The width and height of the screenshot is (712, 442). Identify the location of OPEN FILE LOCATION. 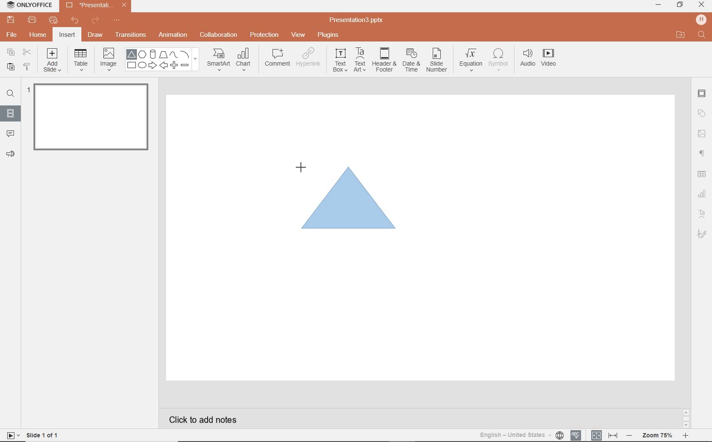
(681, 35).